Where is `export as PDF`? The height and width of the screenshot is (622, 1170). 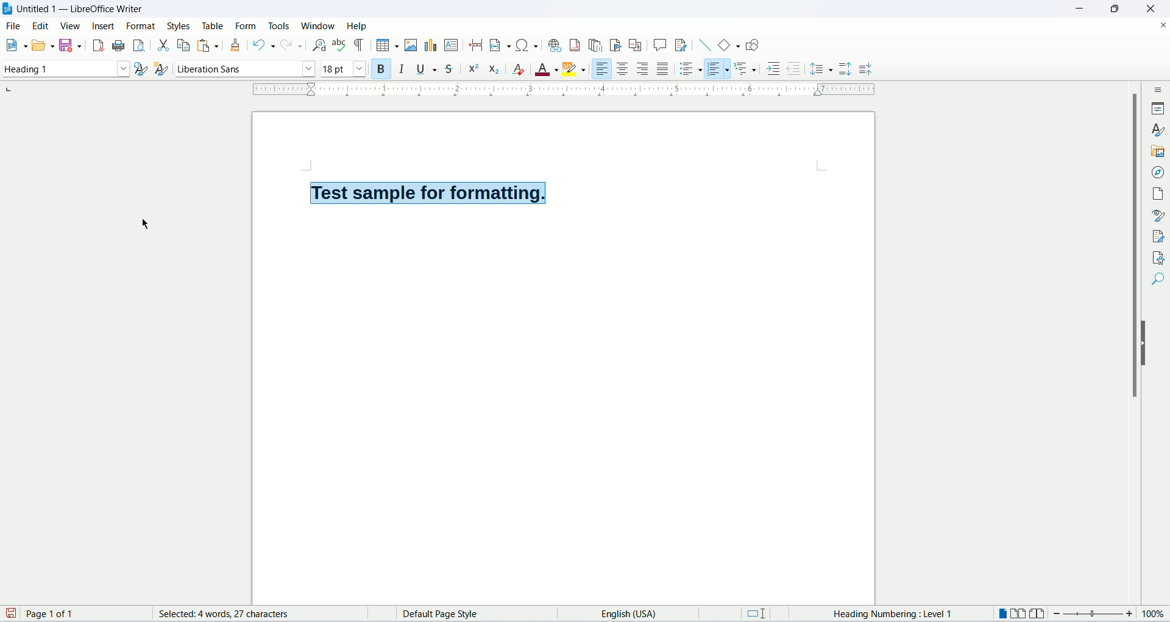
export as PDF is located at coordinates (97, 46).